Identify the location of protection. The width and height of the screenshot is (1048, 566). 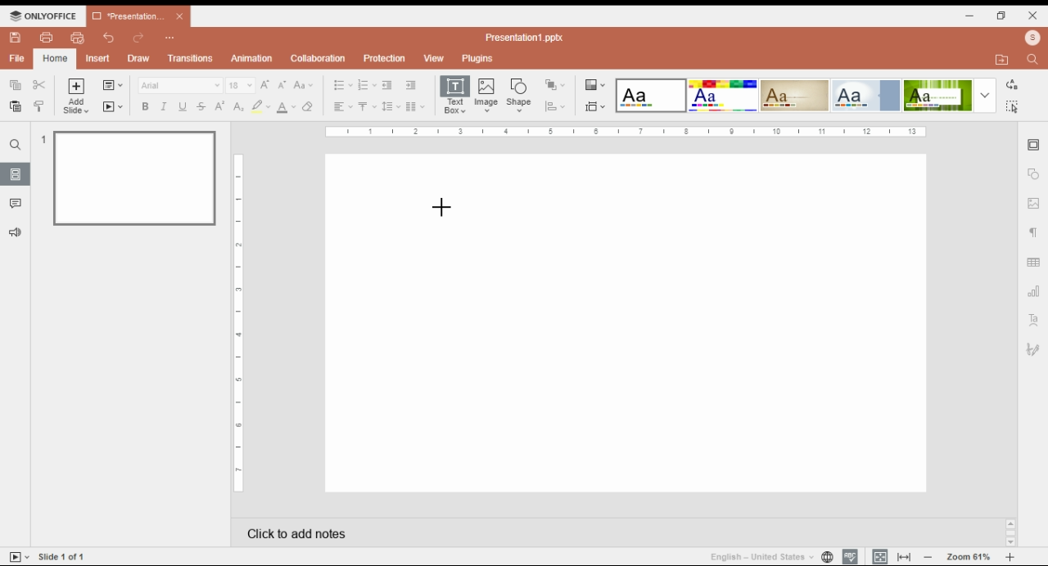
(385, 57).